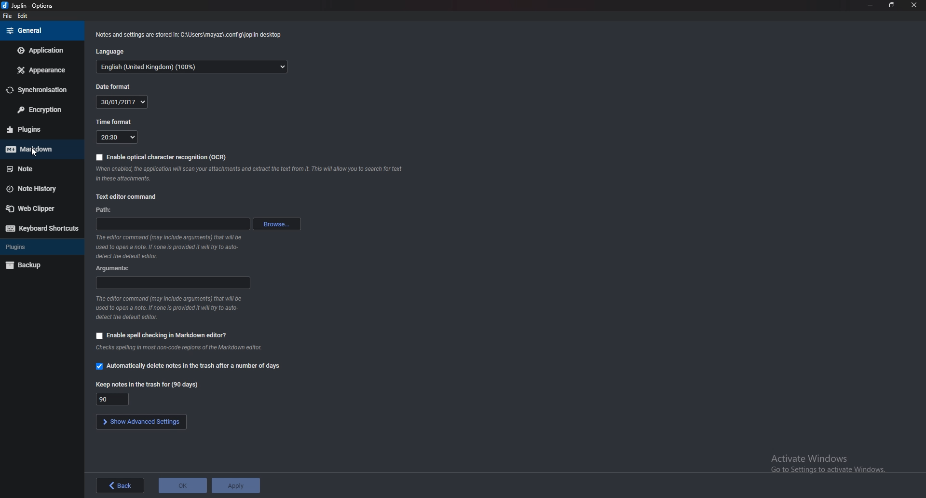  I want to click on Resize, so click(891, 5).